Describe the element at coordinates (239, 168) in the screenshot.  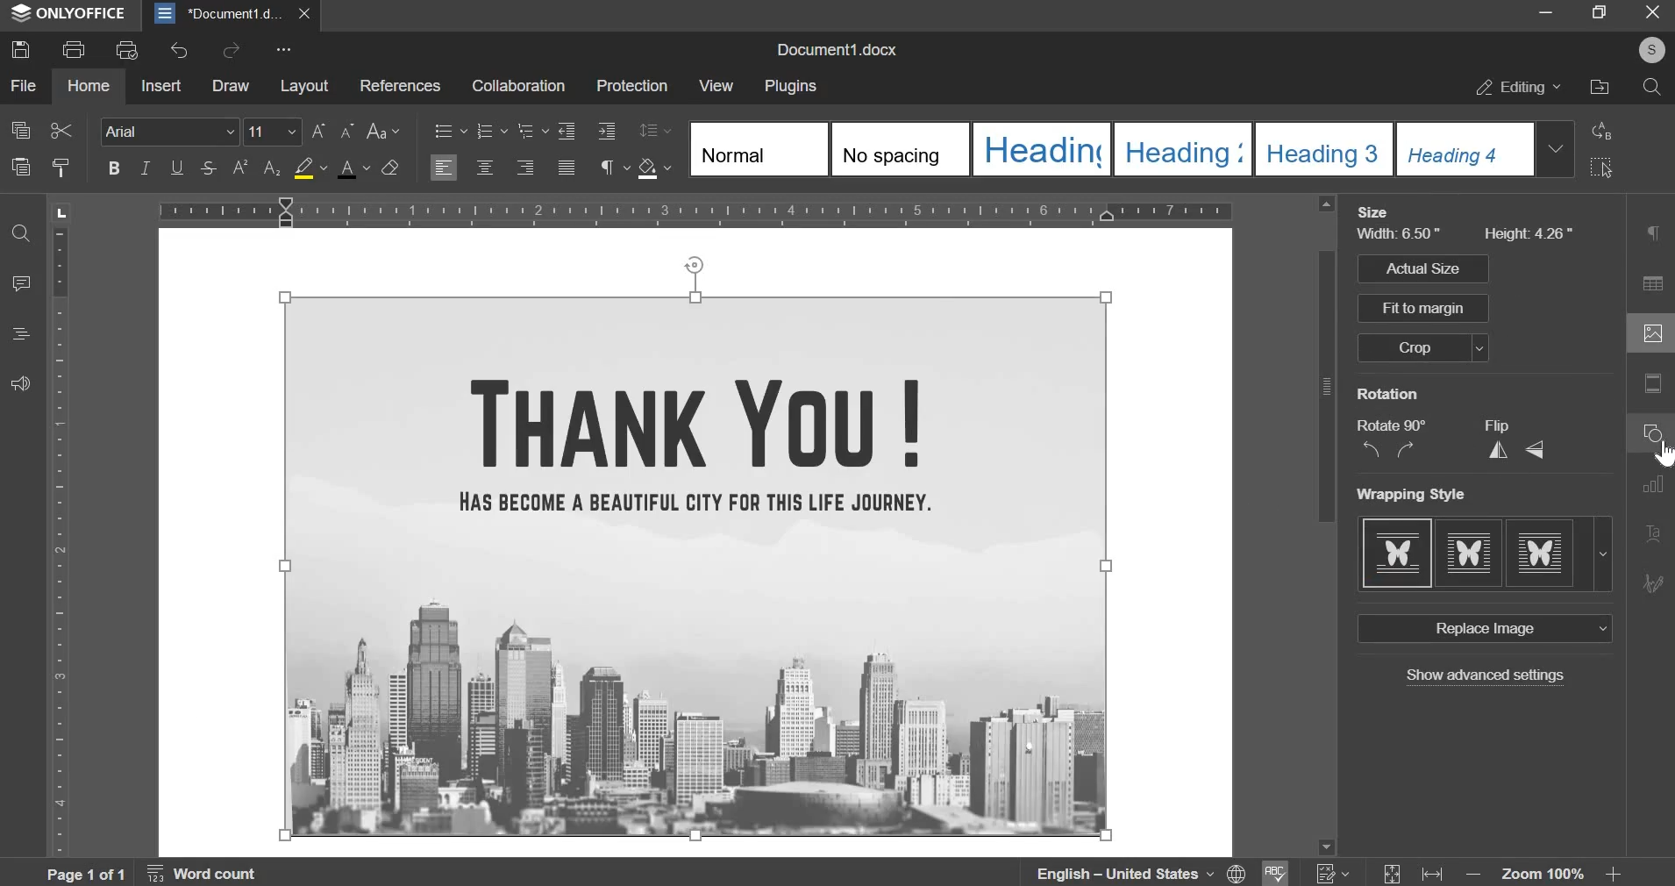
I see `superscript` at that location.